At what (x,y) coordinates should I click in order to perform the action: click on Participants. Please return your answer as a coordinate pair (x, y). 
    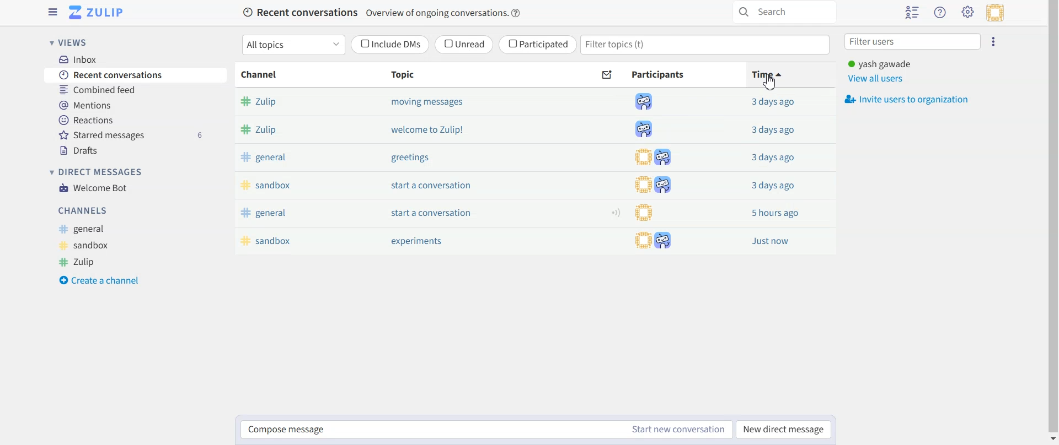
    Looking at the image, I should click on (670, 75).